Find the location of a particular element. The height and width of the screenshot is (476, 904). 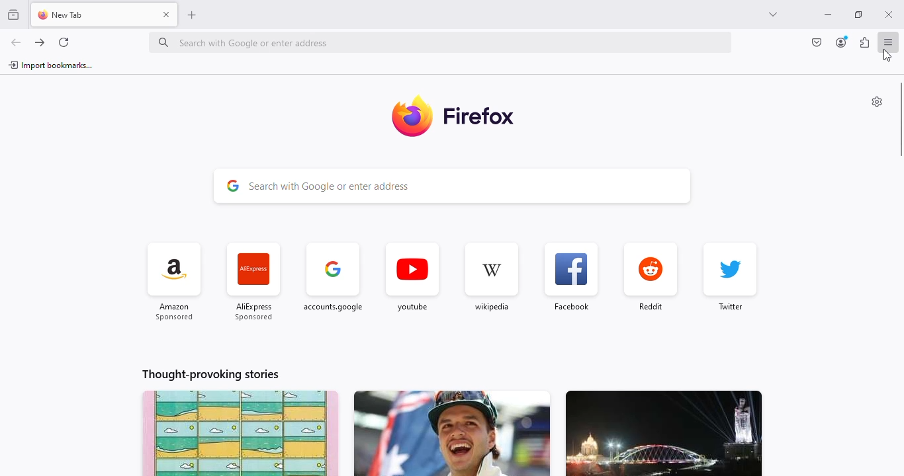

import bookmarks is located at coordinates (52, 65).